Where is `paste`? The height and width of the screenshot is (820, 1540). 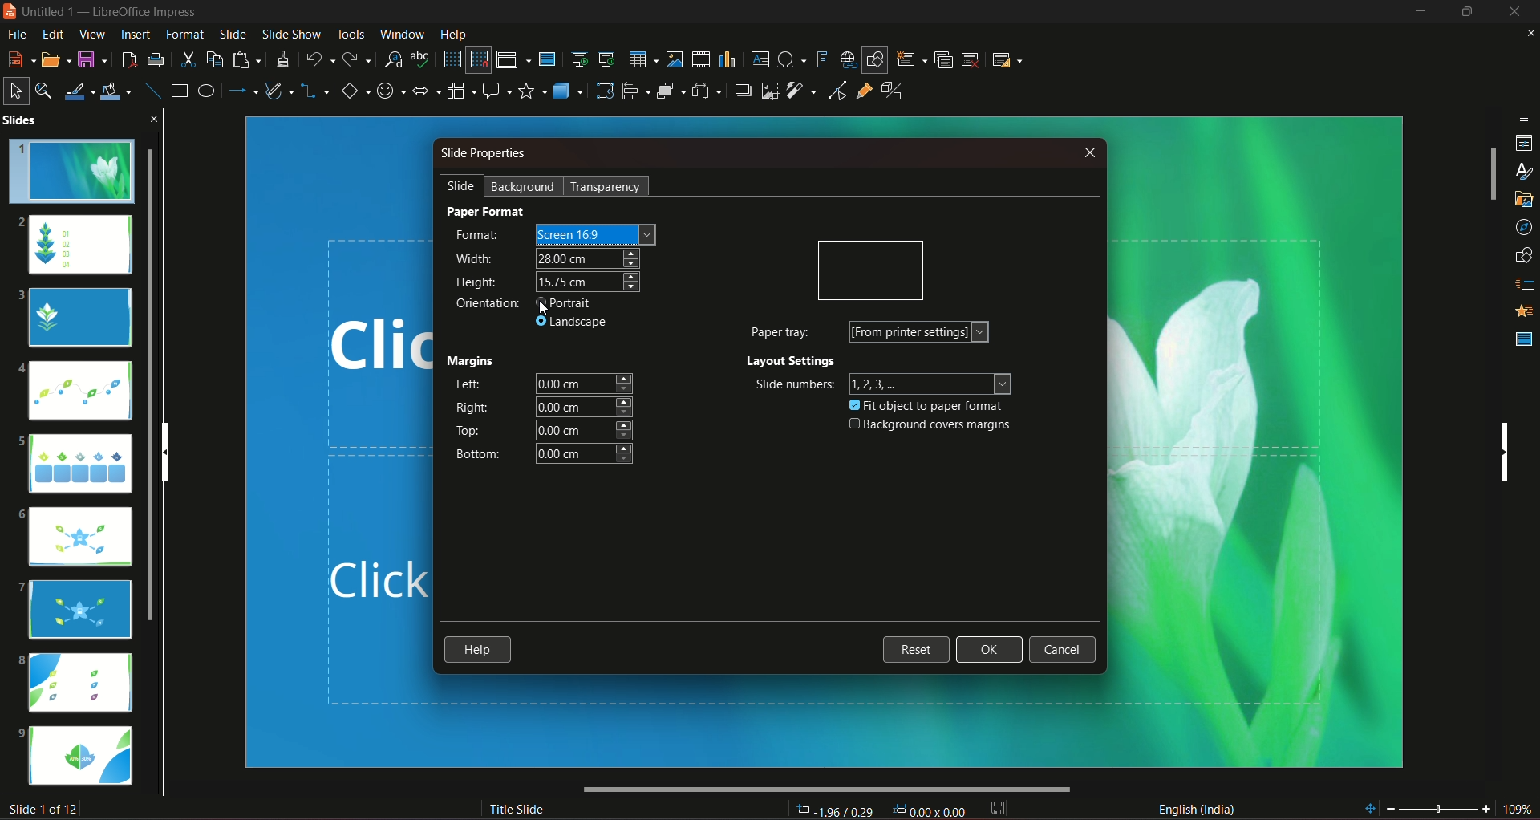
paste is located at coordinates (247, 59).